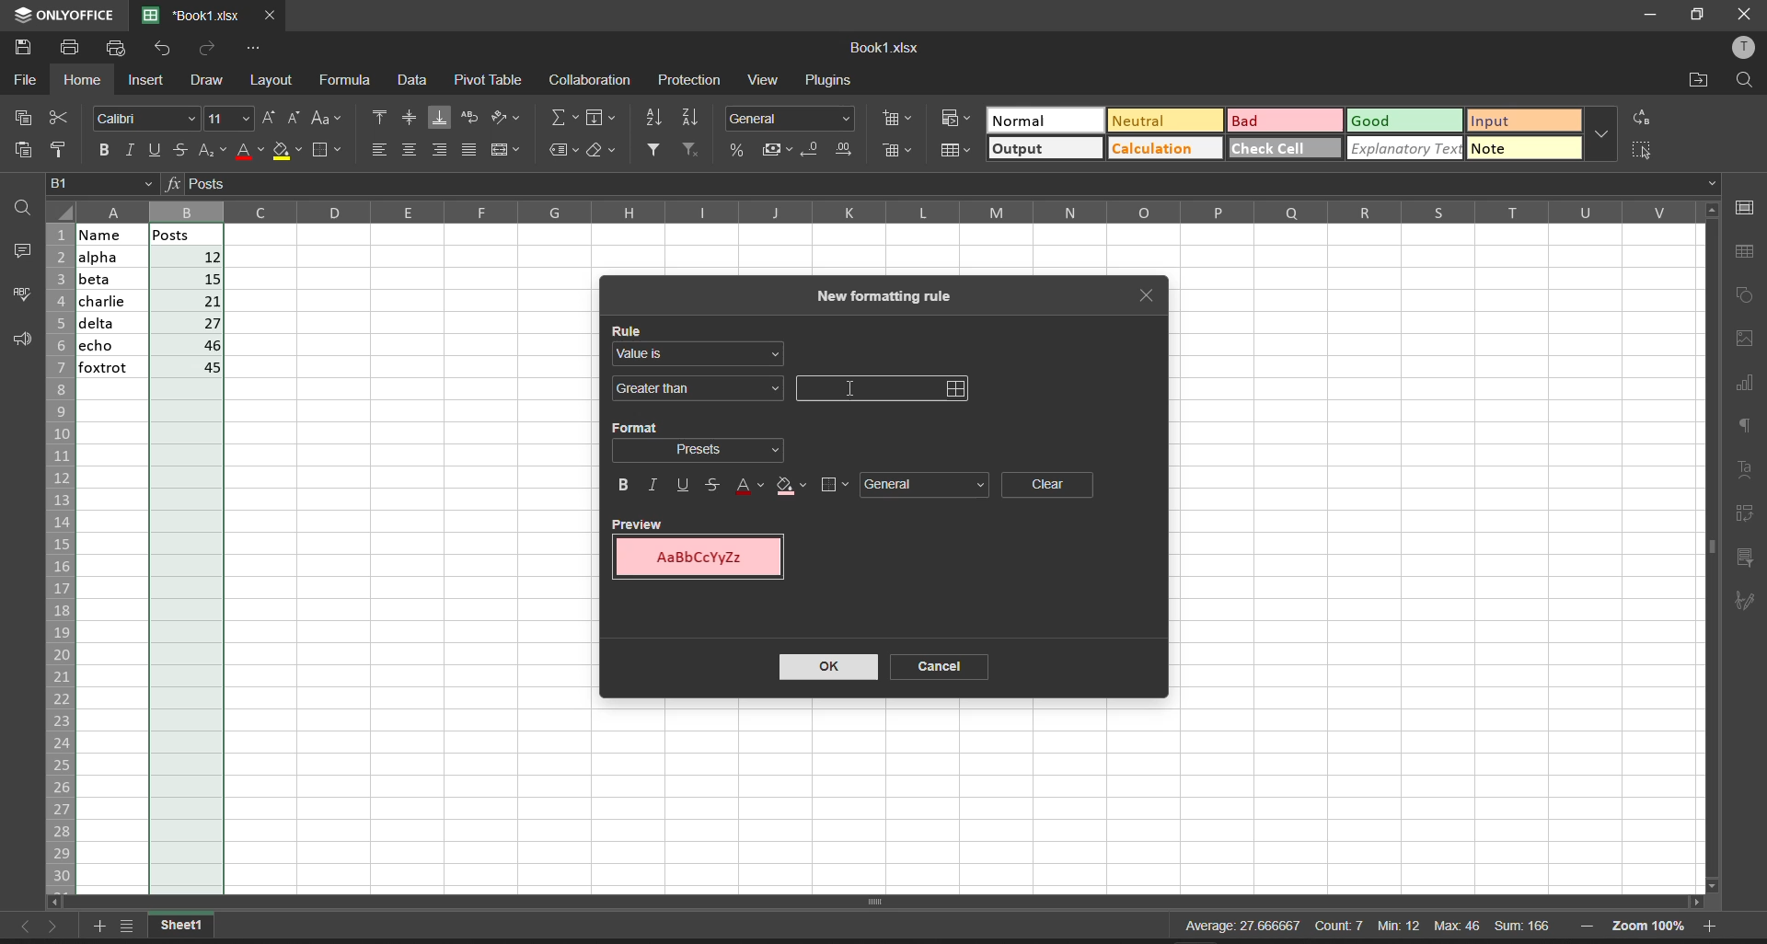 The image size is (1767, 944). I want to click on cut, so click(62, 119).